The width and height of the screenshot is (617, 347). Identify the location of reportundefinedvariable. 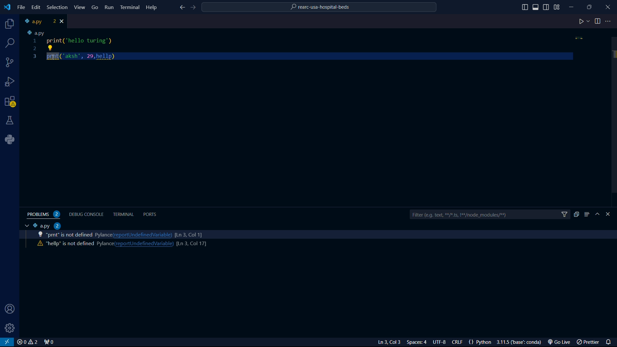
(144, 244).